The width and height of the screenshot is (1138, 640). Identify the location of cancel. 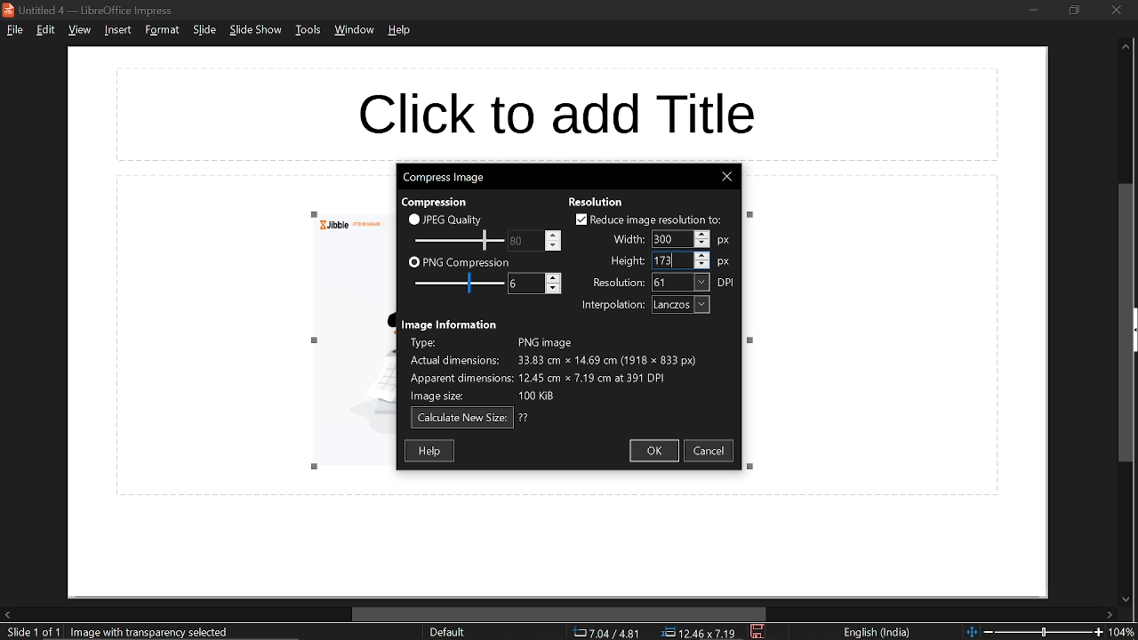
(712, 452).